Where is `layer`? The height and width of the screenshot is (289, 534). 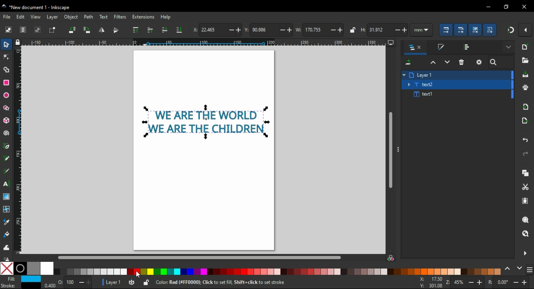
layer is located at coordinates (53, 17).